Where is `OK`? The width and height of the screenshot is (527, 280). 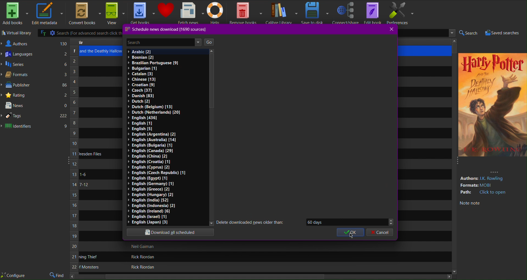 OK is located at coordinates (351, 233).